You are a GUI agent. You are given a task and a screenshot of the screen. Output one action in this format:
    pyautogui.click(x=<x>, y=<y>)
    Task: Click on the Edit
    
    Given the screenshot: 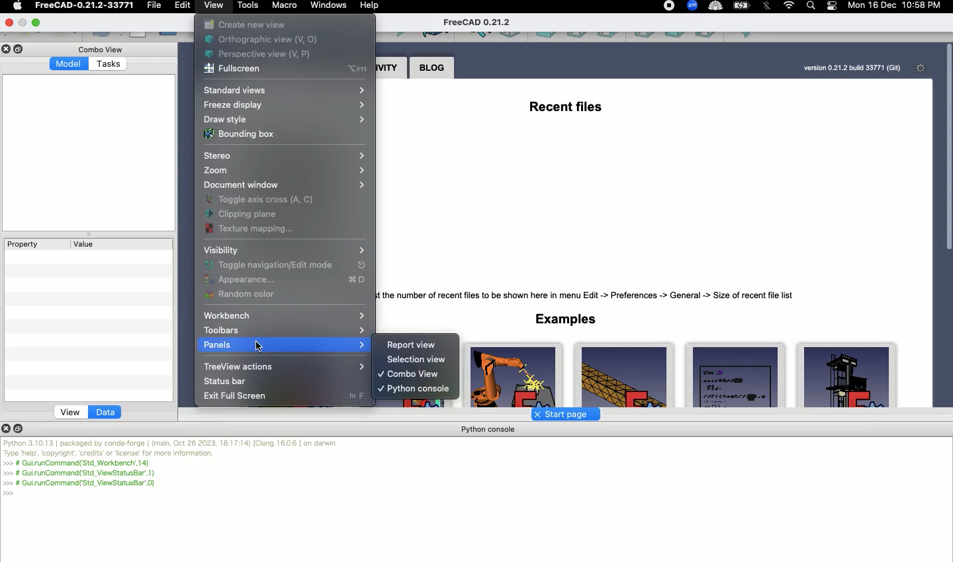 What is the action you would take?
    pyautogui.click(x=184, y=7)
    